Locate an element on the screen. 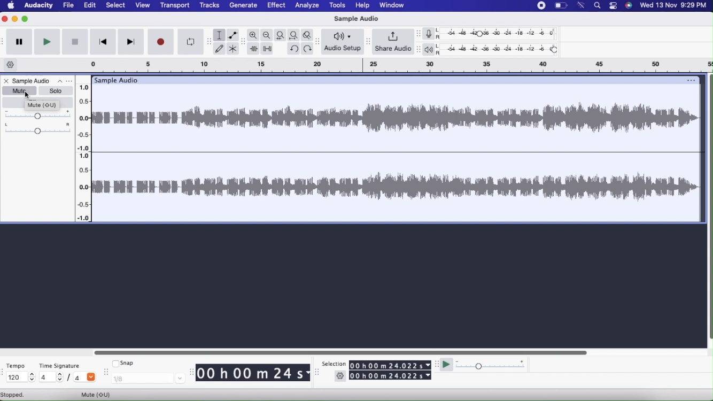 This screenshot has height=401, width=713. Audio Setup is located at coordinates (341, 42).